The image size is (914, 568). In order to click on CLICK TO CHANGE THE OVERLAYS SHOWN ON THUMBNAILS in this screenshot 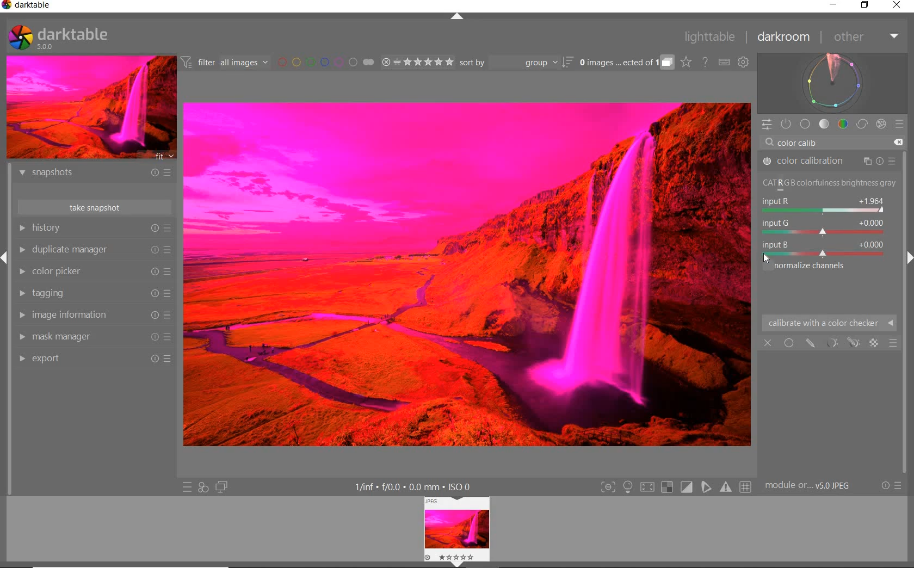, I will do `click(687, 62)`.